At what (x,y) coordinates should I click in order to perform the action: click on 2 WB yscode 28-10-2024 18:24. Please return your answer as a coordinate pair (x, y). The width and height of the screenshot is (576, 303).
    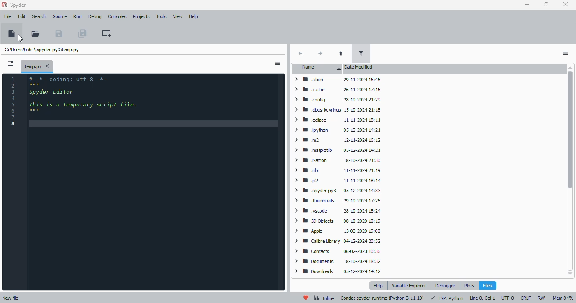
    Looking at the image, I should click on (336, 211).